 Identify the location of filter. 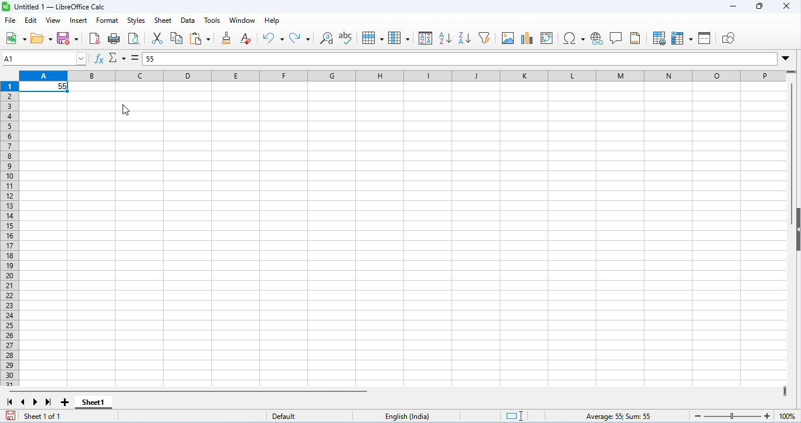
(485, 38).